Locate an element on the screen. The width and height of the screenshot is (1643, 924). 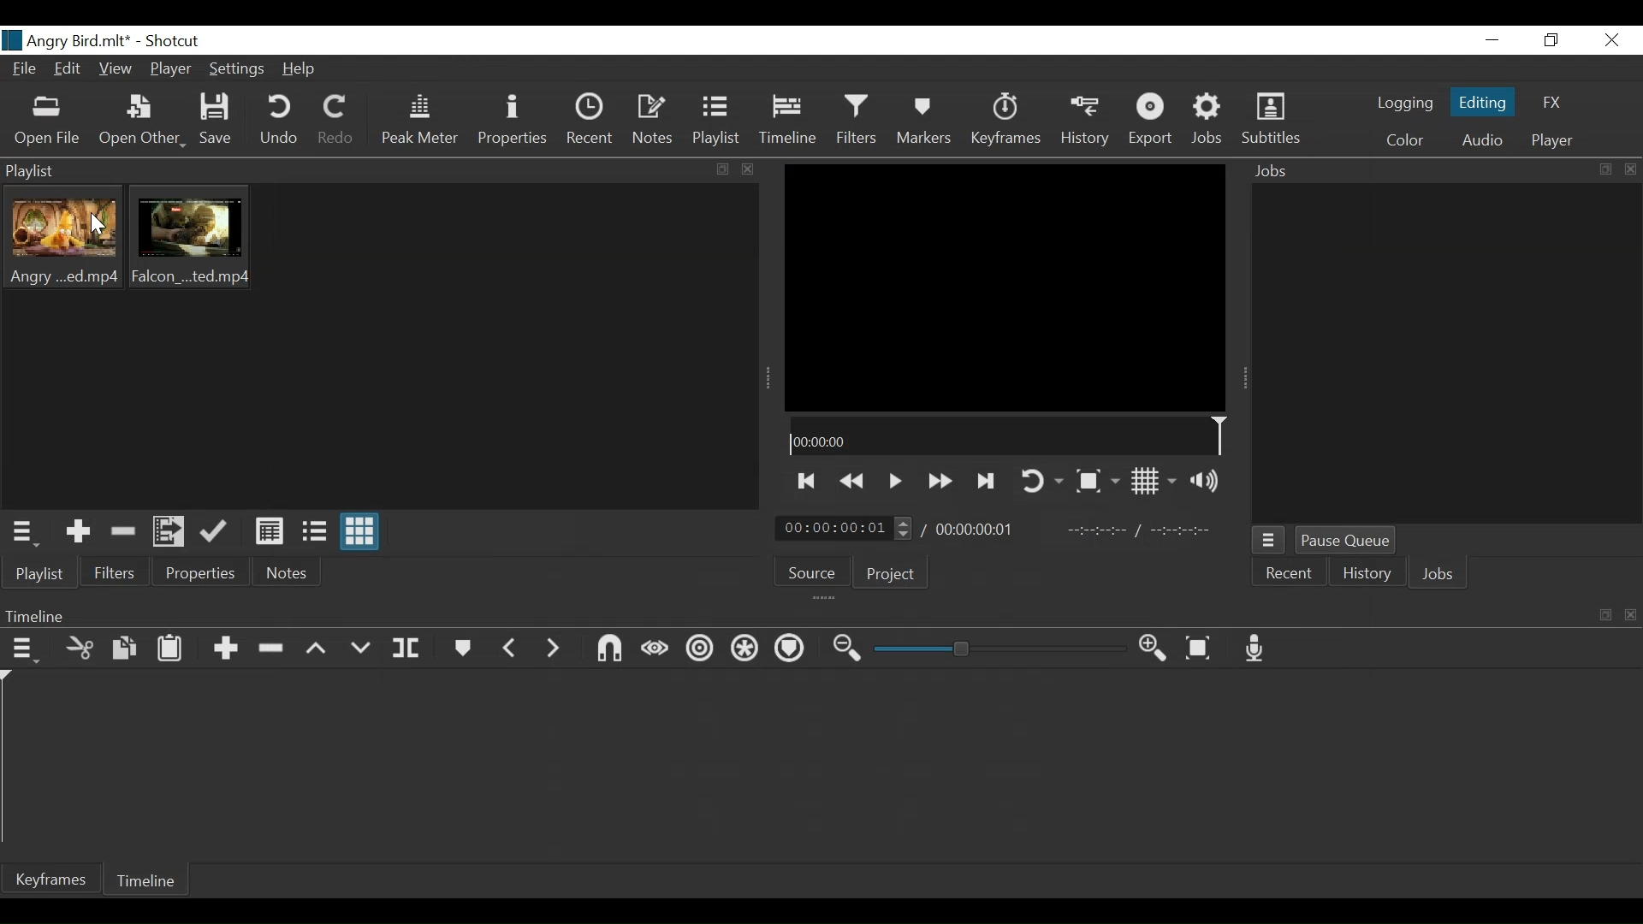
Notes is located at coordinates (286, 572).